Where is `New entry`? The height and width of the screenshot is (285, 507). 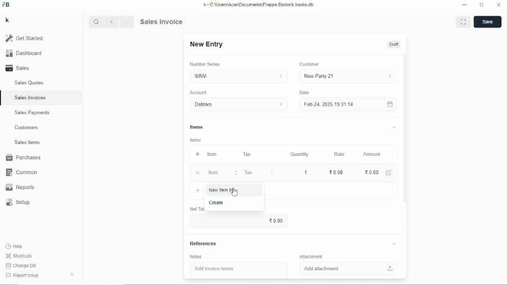
New entry is located at coordinates (207, 45).